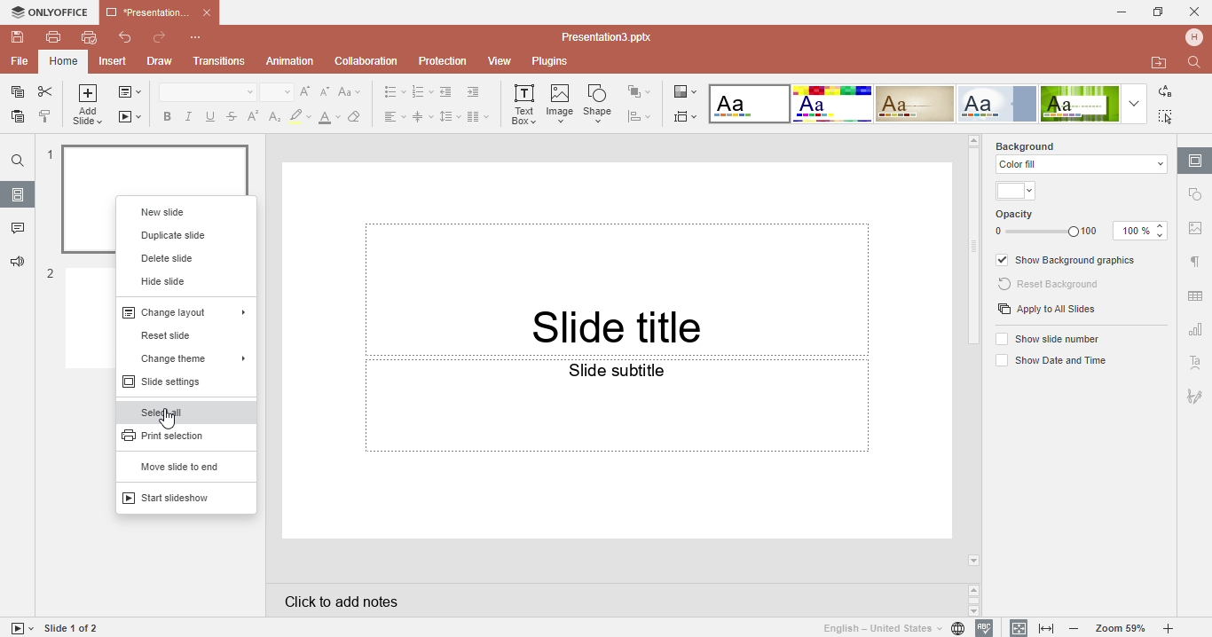  I want to click on Opacity, so click(1082, 224).